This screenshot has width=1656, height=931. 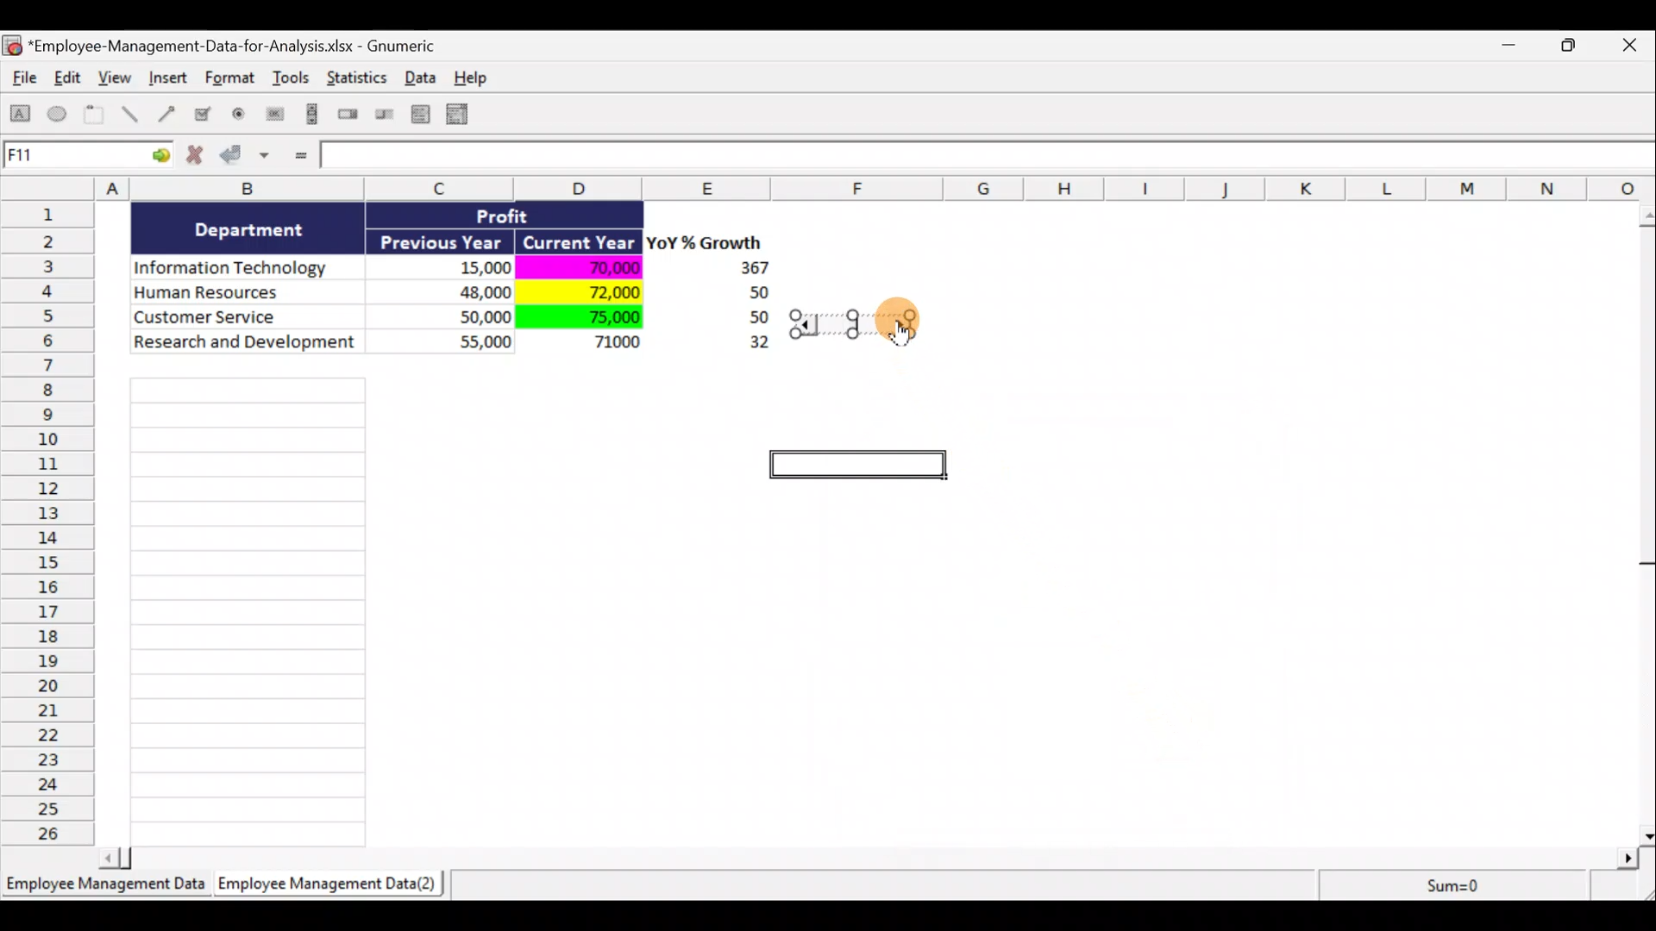 I want to click on Accept changes, so click(x=248, y=161).